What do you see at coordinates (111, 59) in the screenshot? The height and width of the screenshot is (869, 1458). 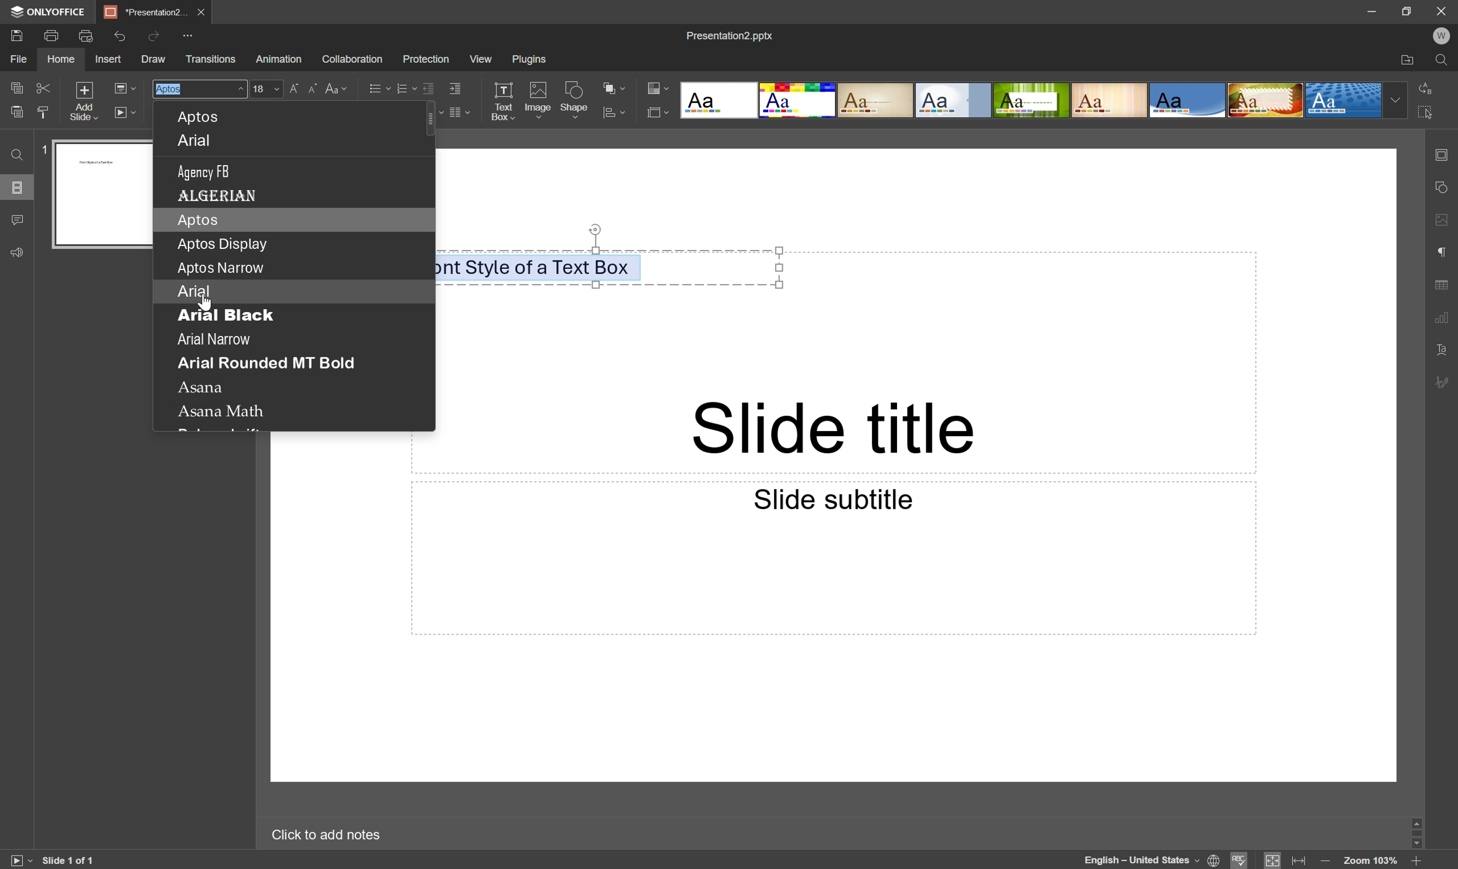 I see `Insert` at bounding box center [111, 59].